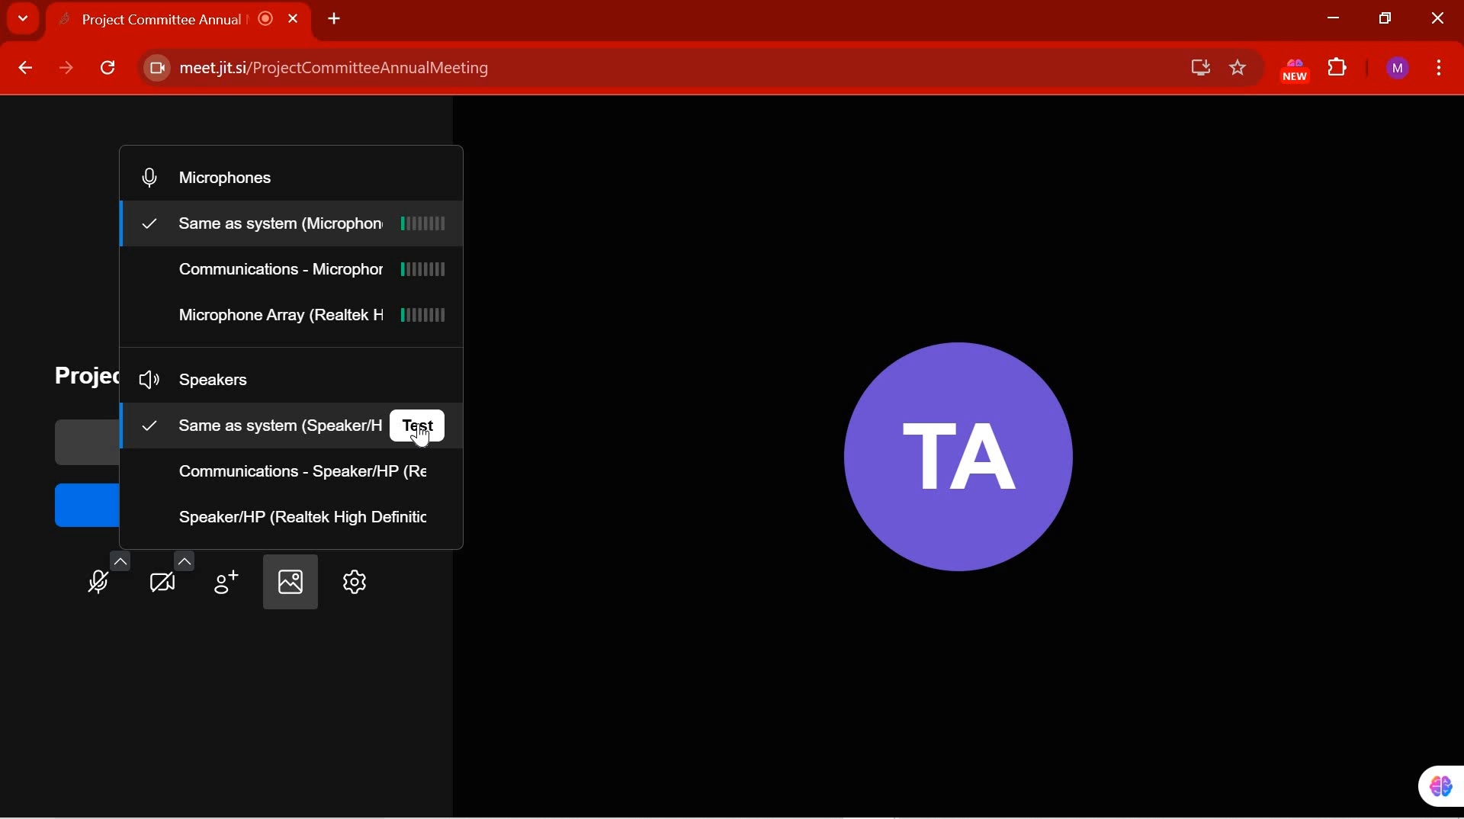  I want to click on communications - speaker/HP, so click(307, 472).